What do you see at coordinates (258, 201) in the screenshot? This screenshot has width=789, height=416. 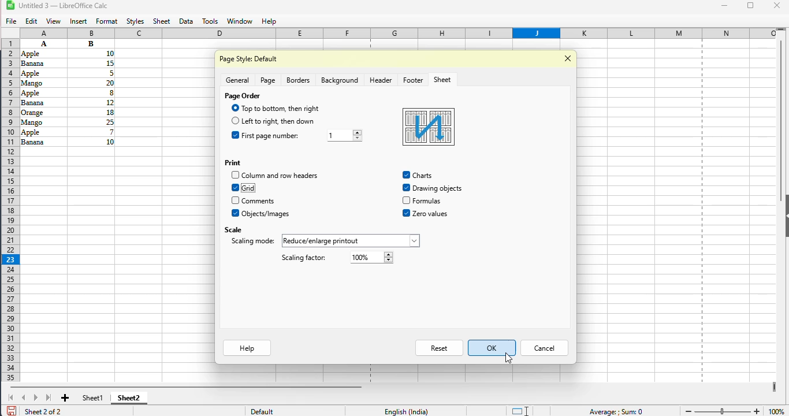 I see `comments` at bounding box center [258, 201].